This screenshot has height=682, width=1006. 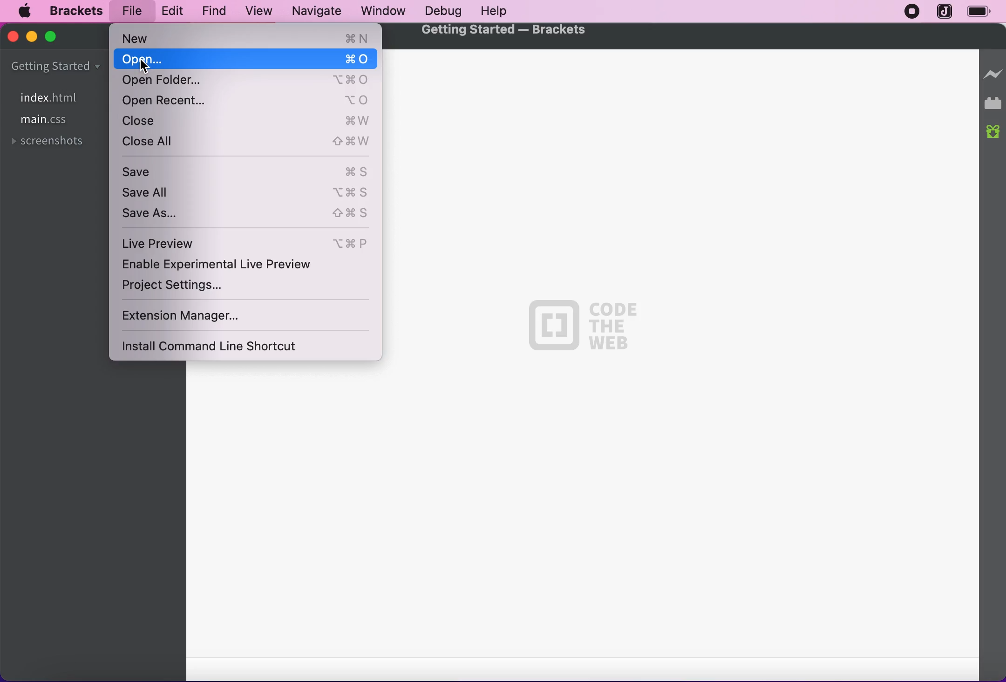 What do you see at coordinates (994, 104) in the screenshot?
I see `extensions manager` at bounding box center [994, 104].